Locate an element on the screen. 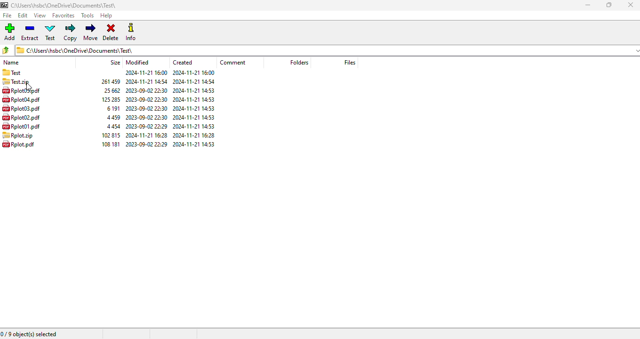  modified date & time is located at coordinates (146, 81).